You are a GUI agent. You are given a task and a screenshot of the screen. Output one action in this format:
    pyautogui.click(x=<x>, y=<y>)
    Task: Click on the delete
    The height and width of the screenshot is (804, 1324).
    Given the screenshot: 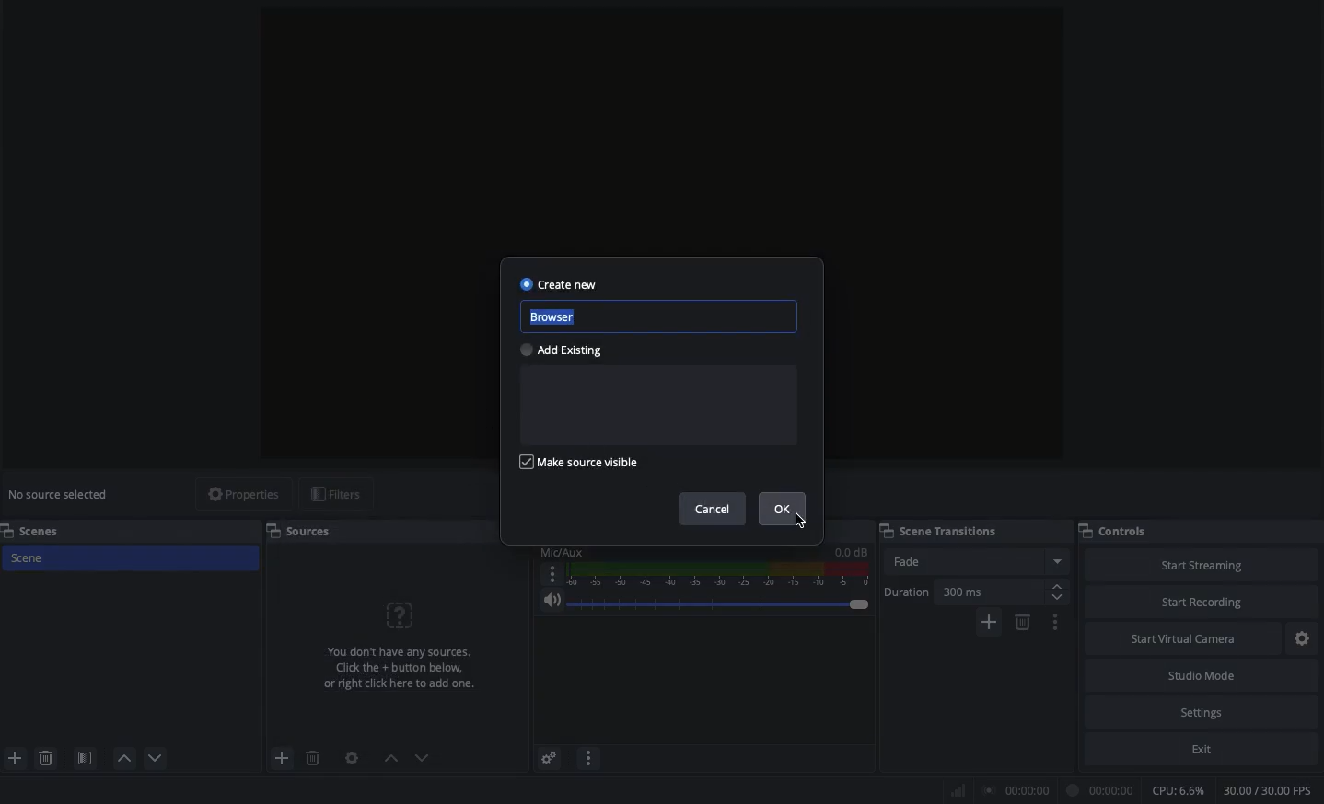 What is the action you would take?
    pyautogui.click(x=50, y=760)
    